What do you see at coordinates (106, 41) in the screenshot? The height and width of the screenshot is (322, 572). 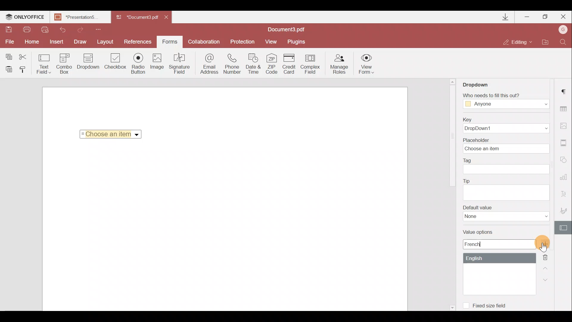 I see `Layout` at bounding box center [106, 41].